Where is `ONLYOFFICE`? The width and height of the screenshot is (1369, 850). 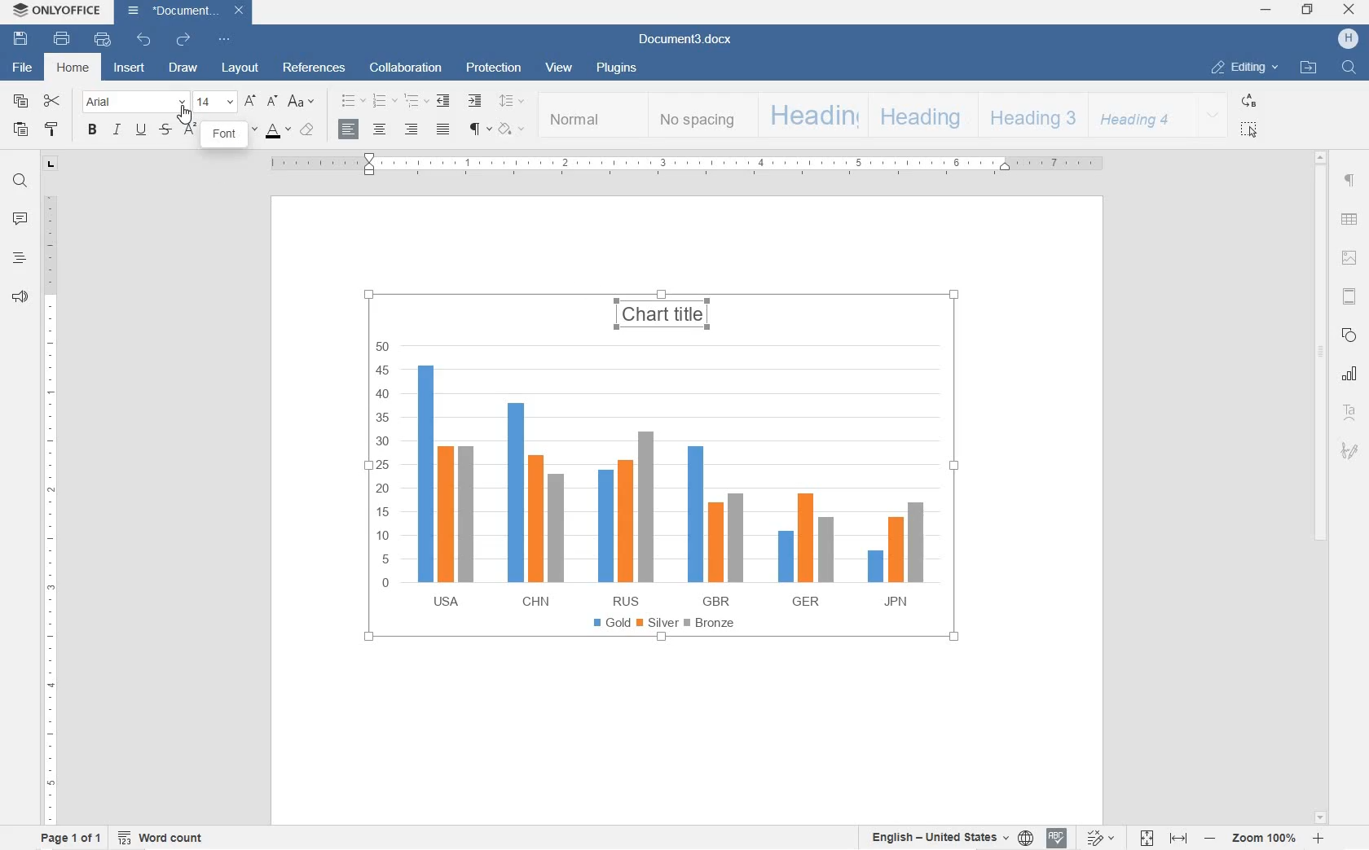 ONLYOFFICE is located at coordinates (57, 11).